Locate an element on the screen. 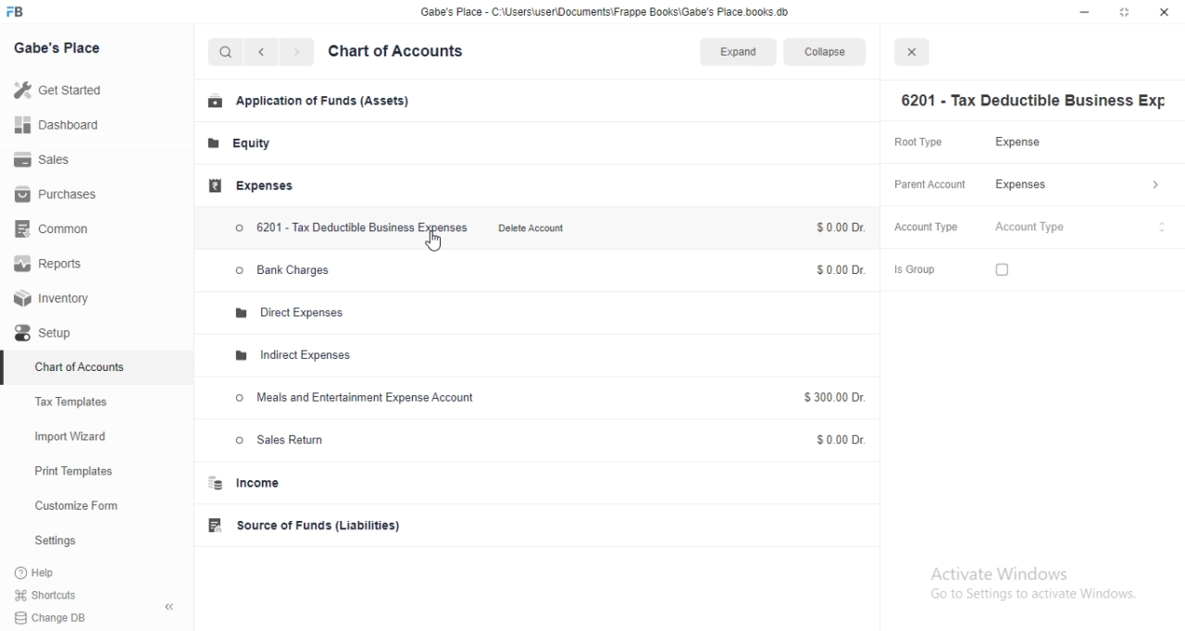 This screenshot has height=631, width=1185. Gabe's Place is located at coordinates (65, 53).